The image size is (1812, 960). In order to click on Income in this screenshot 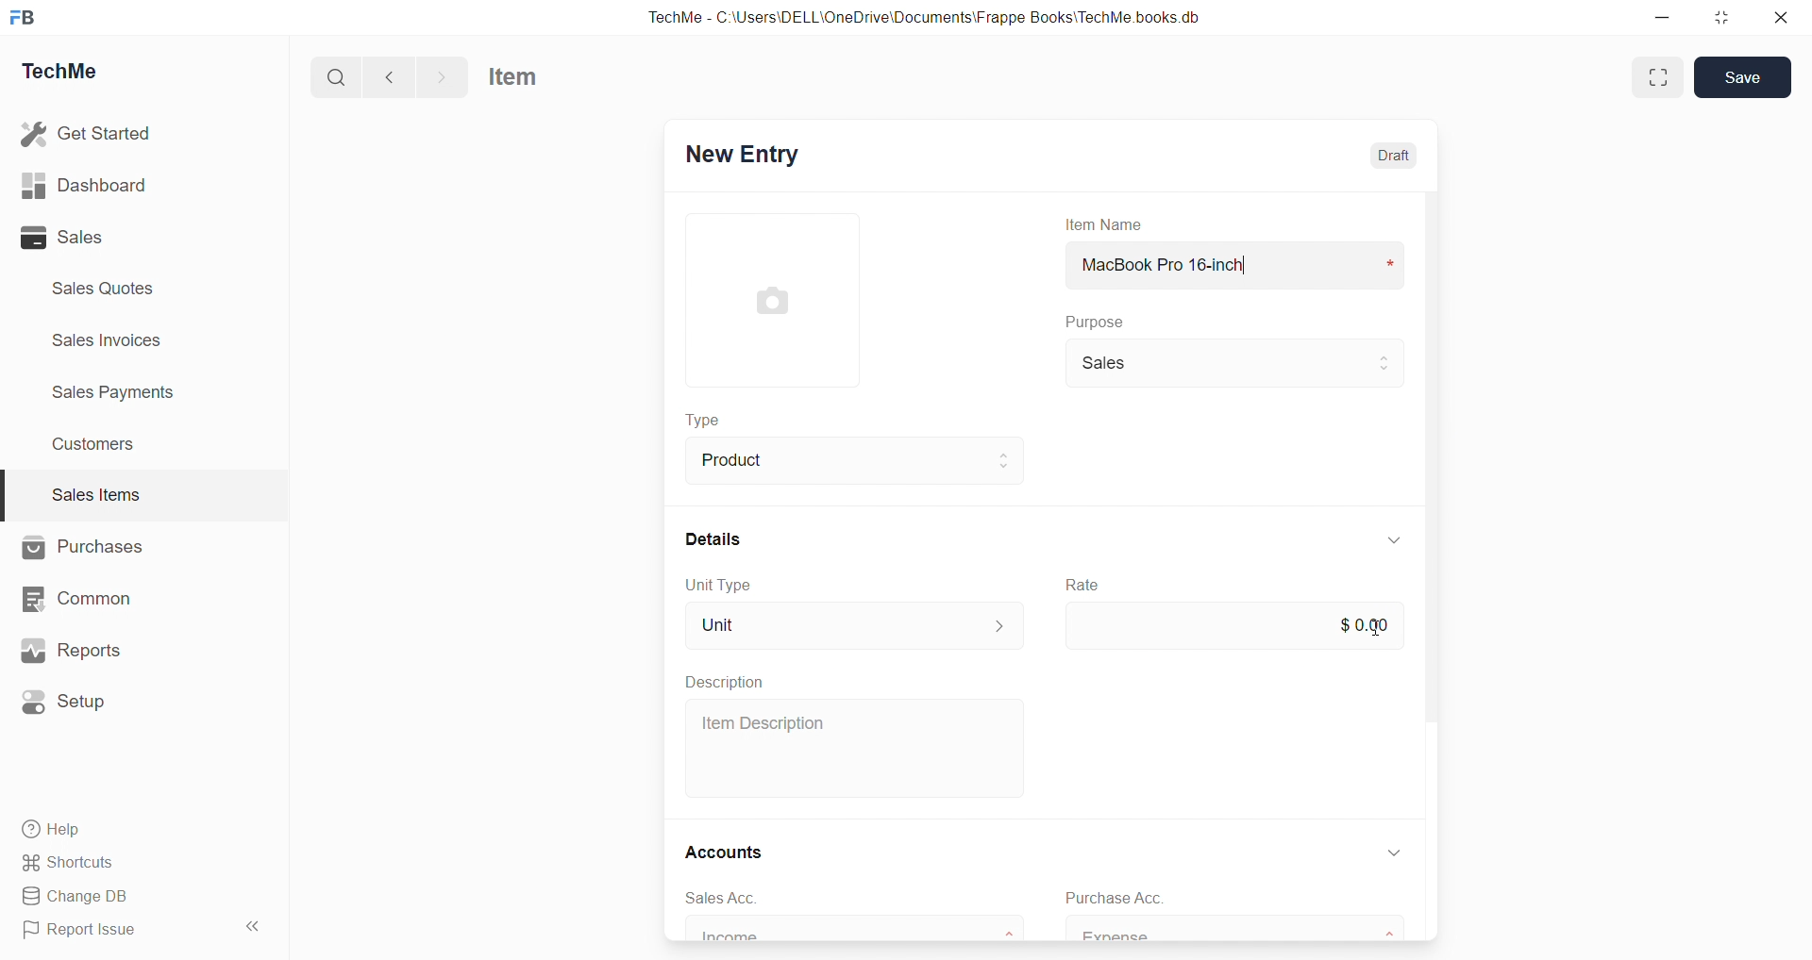, I will do `click(853, 928)`.